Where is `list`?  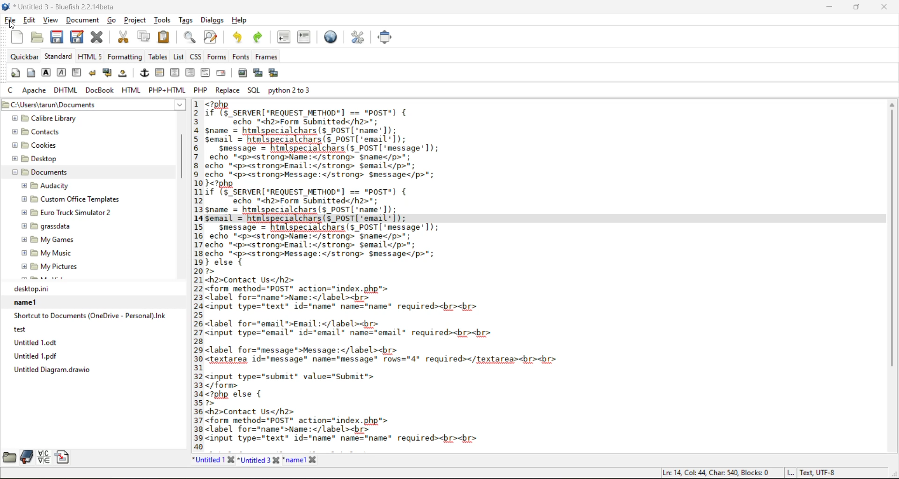
list is located at coordinates (179, 57).